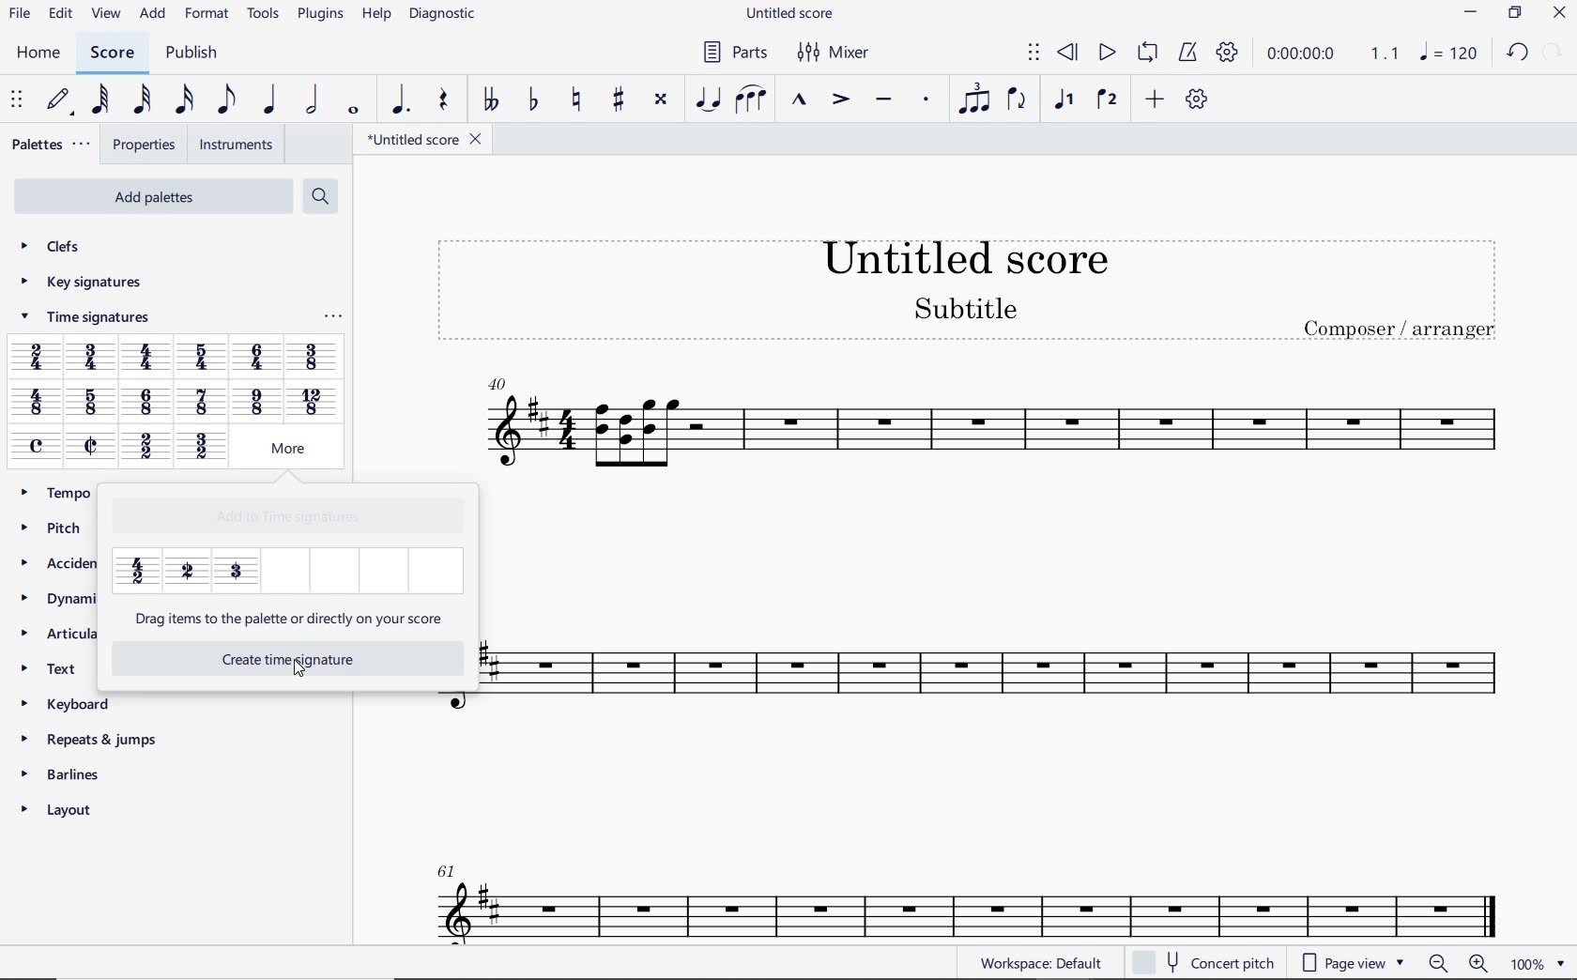  Describe the element at coordinates (1038, 963) in the screenshot. I see `WORKSPACE: DEFAULT` at that location.